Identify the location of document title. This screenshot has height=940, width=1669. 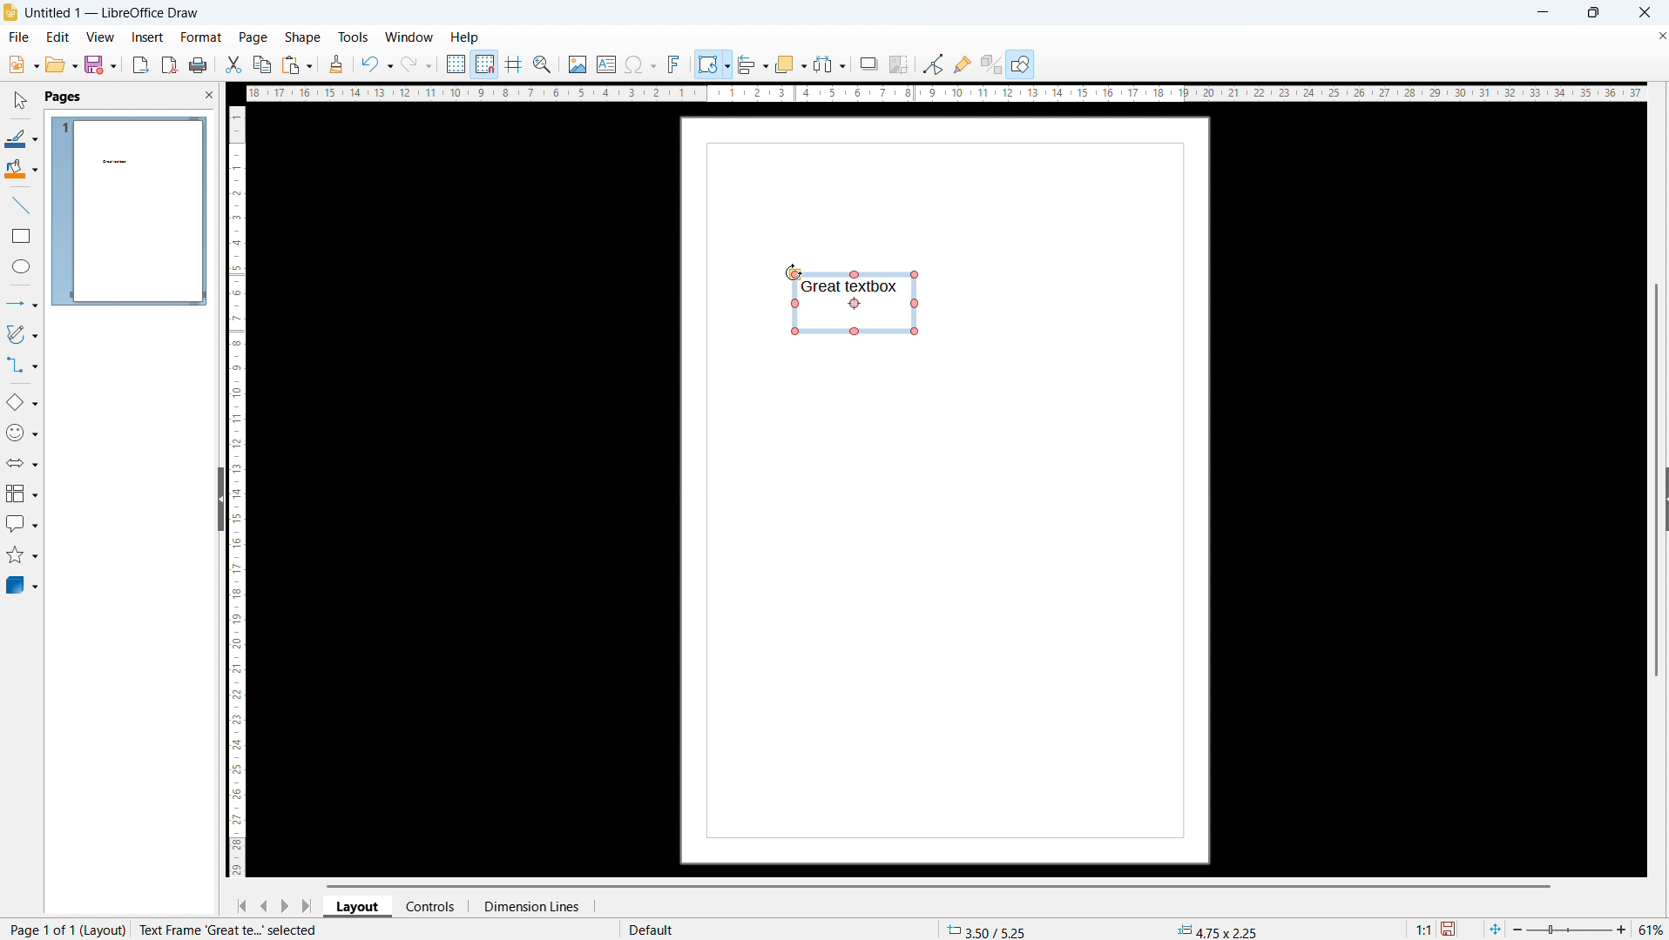
(114, 12).